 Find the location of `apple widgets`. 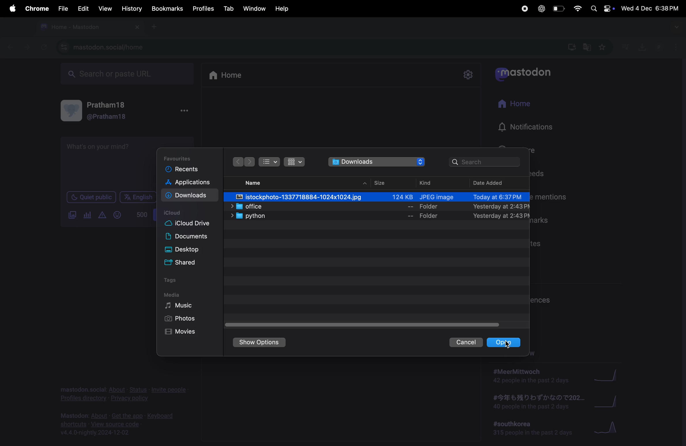

apple widgets is located at coordinates (602, 9).